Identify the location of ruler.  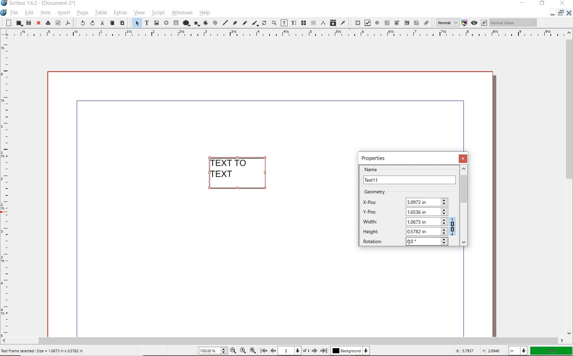
(7, 189).